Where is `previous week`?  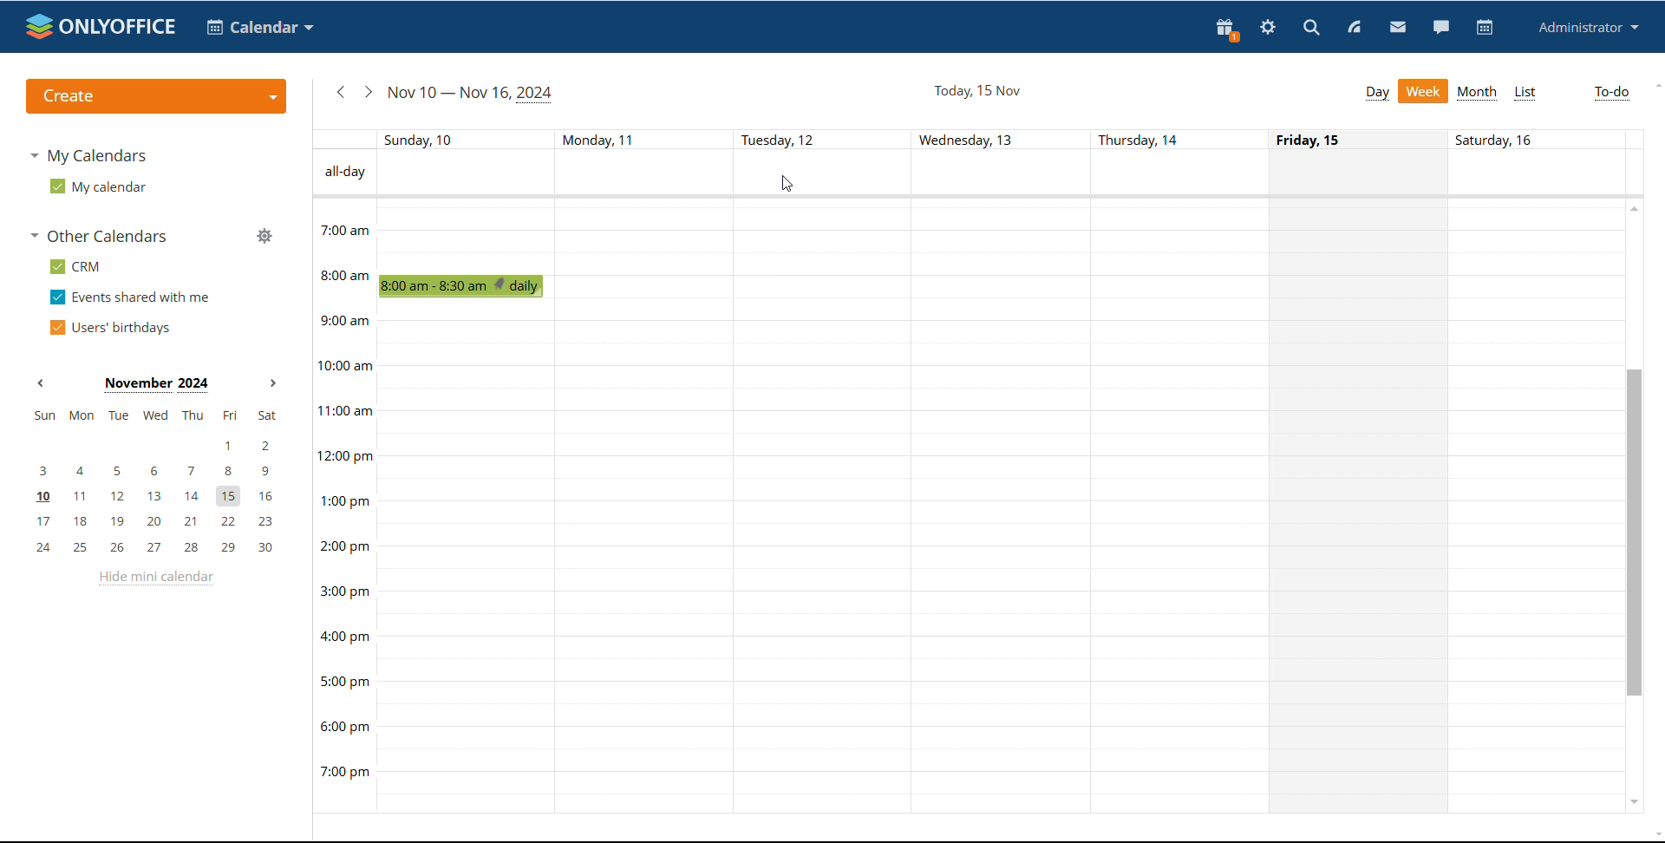
previous week is located at coordinates (340, 92).